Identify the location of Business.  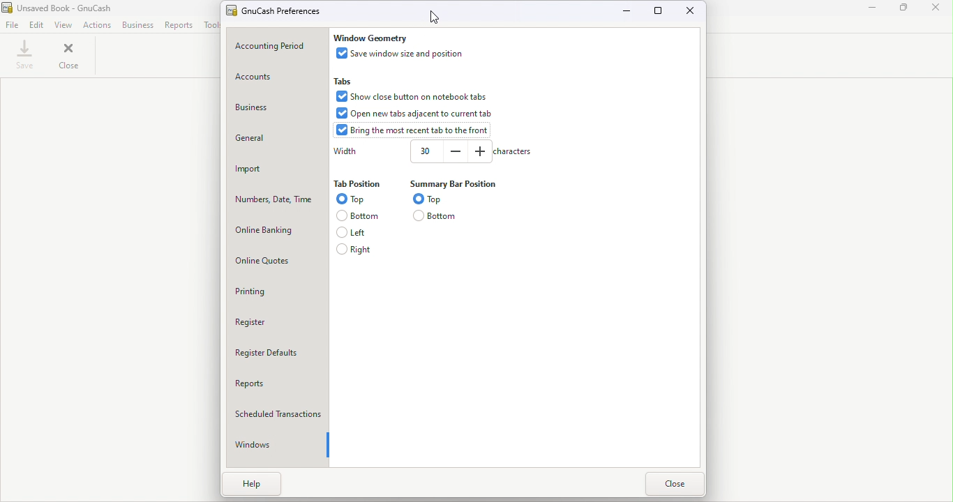
(138, 25).